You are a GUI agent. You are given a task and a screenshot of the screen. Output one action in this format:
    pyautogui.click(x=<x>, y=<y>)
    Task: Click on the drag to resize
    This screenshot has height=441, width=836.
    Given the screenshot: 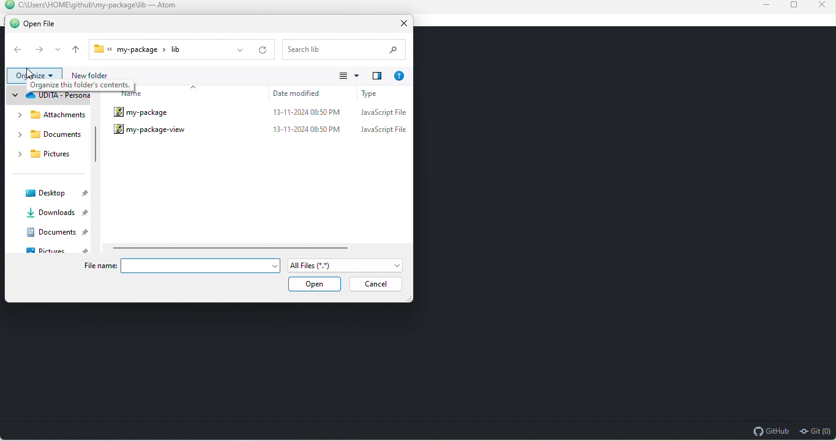 What is the action you would take?
    pyautogui.click(x=408, y=299)
    